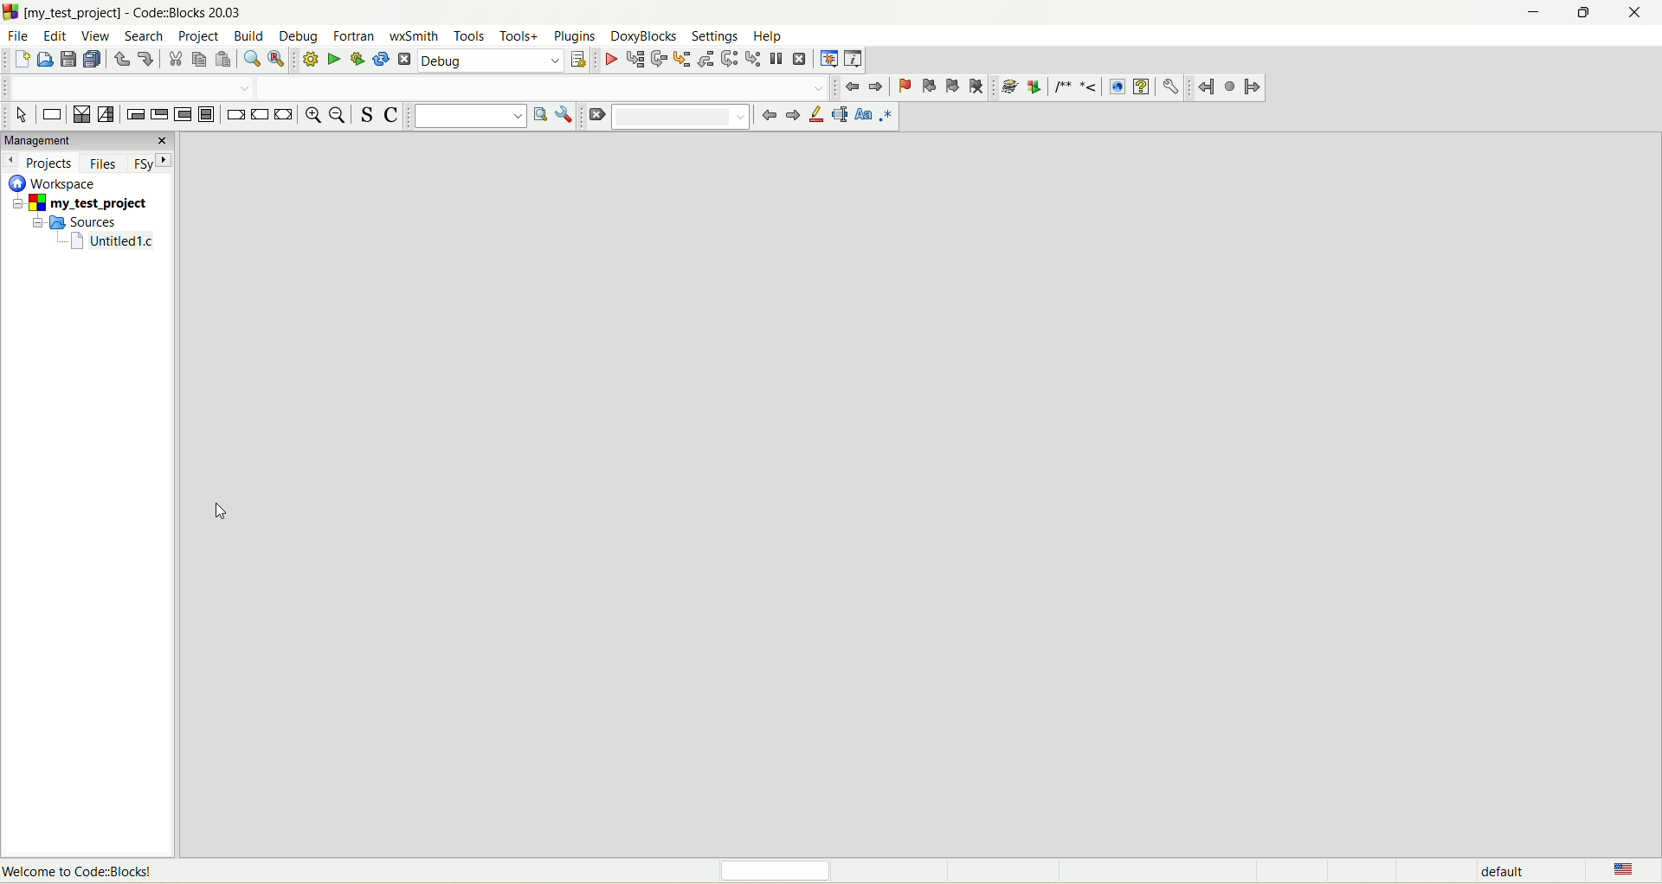 This screenshot has width=1662, height=884. I want to click on previous bookmark, so click(927, 86).